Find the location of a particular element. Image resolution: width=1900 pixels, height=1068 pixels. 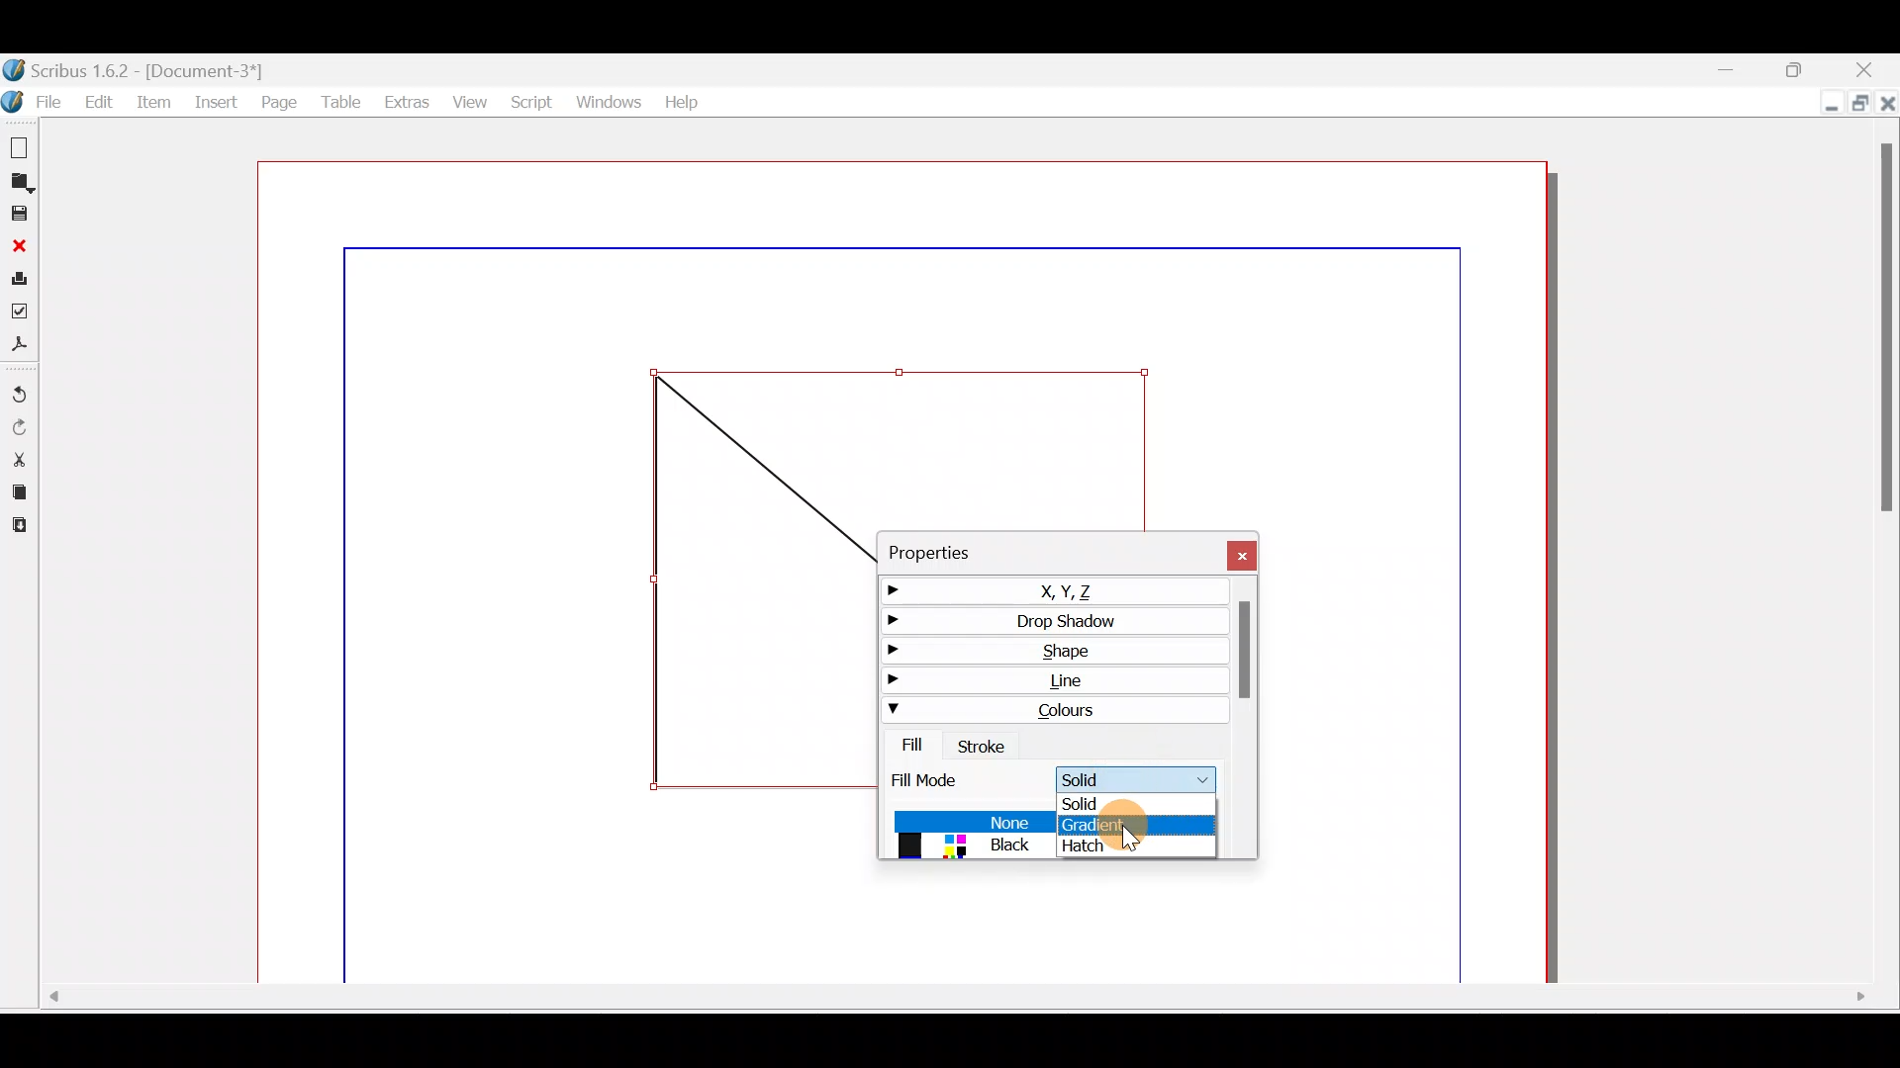

Maximise is located at coordinates (1804, 68).